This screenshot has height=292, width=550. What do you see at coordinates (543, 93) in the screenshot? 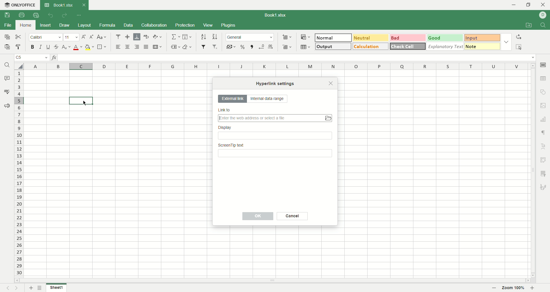
I see `object settings` at bounding box center [543, 93].